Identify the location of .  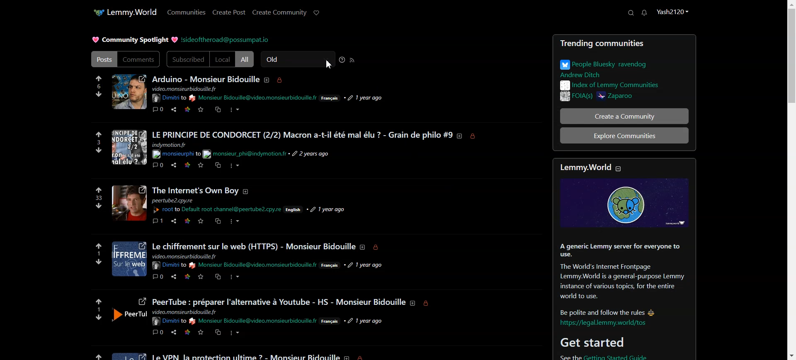
(293, 210).